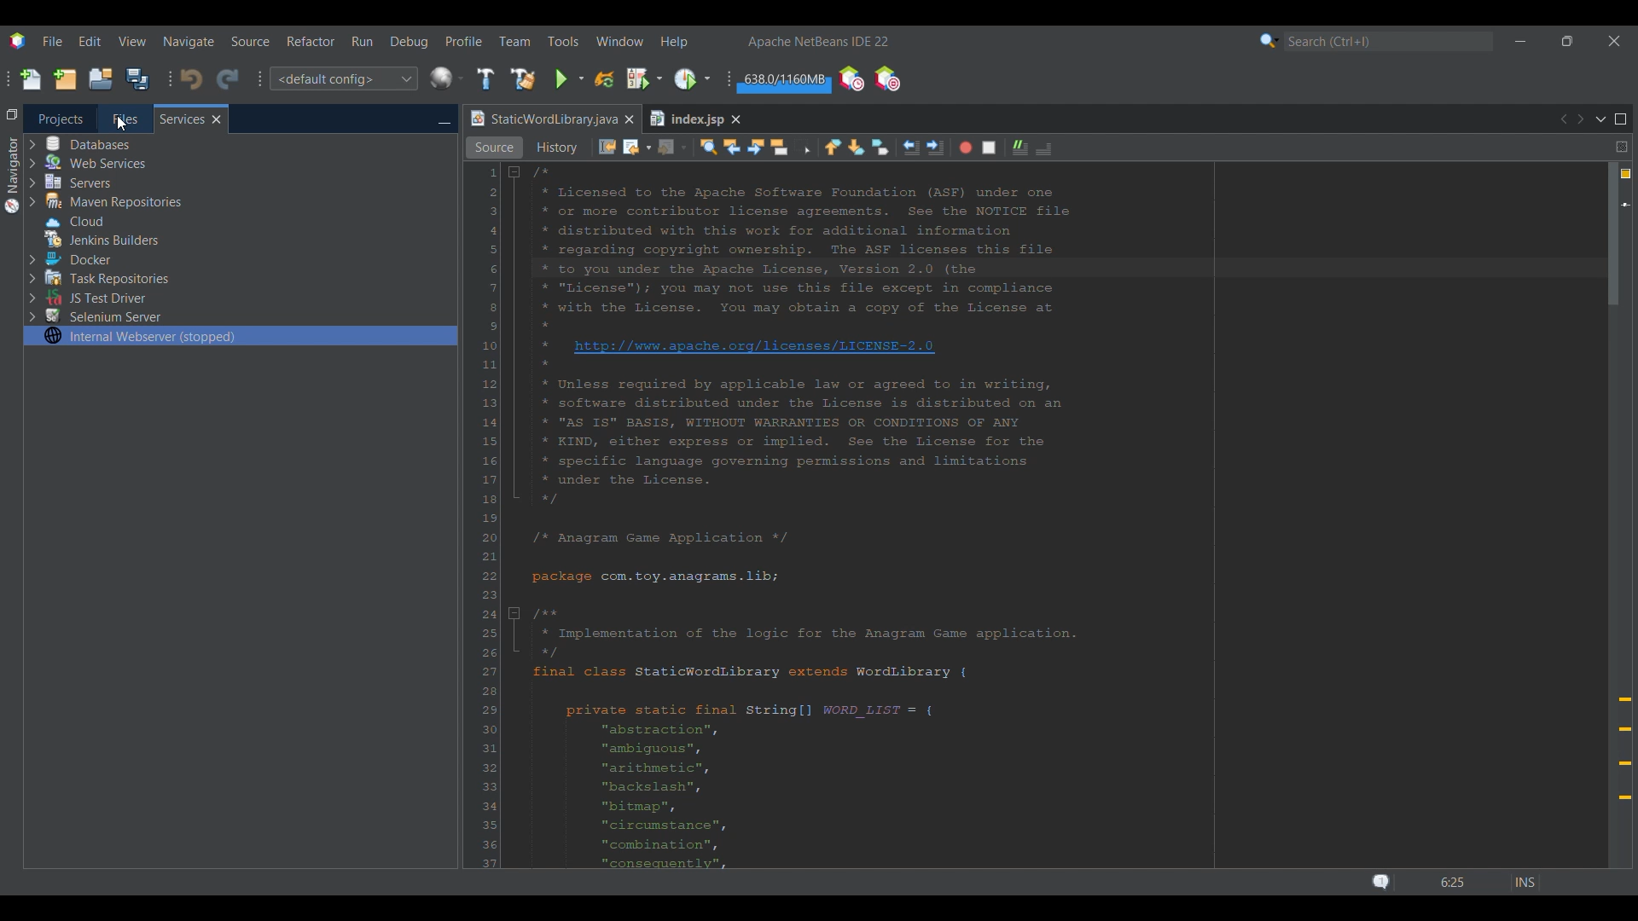  Describe the element at coordinates (671, 148) in the screenshot. I see `Forward options` at that location.